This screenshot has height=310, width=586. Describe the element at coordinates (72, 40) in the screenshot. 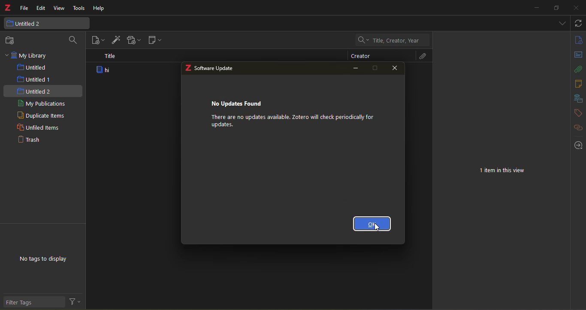

I see `search` at that location.